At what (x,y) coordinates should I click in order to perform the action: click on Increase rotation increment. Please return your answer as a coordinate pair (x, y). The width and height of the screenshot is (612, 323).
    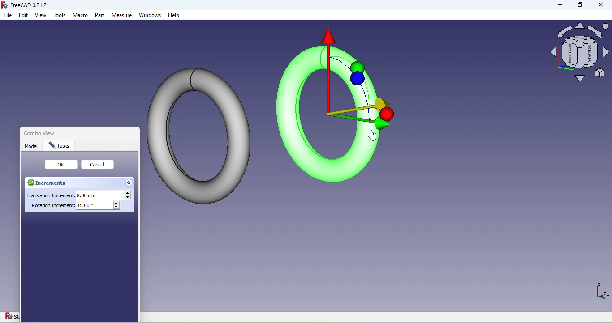
    Looking at the image, I should click on (117, 203).